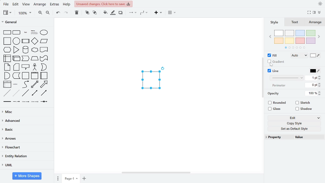 The width and height of the screenshot is (325, 183). Describe the element at coordinates (299, 56) in the screenshot. I see `fill style` at that location.